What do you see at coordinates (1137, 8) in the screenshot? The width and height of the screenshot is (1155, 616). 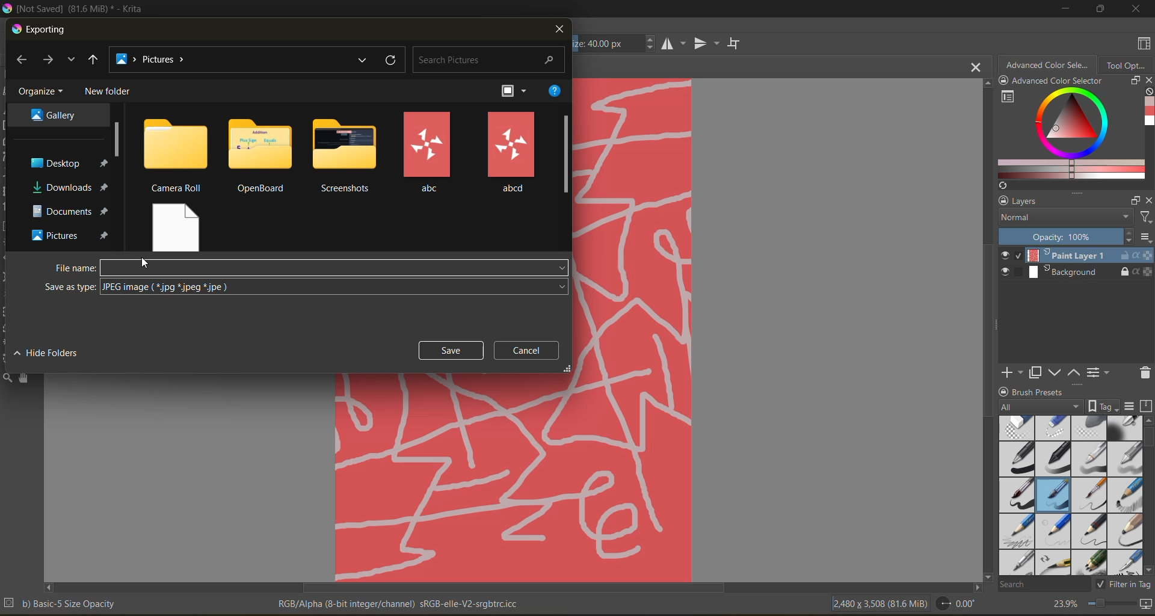 I see `close` at bounding box center [1137, 8].